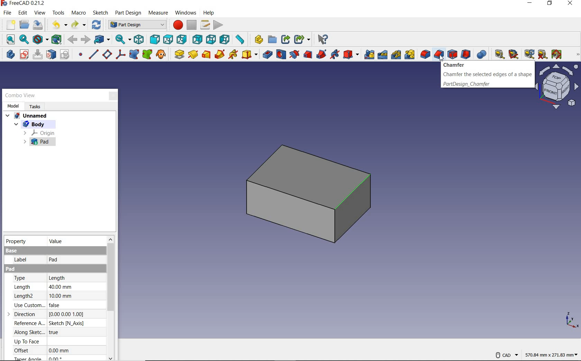 The image size is (581, 361). What do you see at coordinates (8, 39) in the screenshot?
I see `fit all` at bounding box center [8, 39].